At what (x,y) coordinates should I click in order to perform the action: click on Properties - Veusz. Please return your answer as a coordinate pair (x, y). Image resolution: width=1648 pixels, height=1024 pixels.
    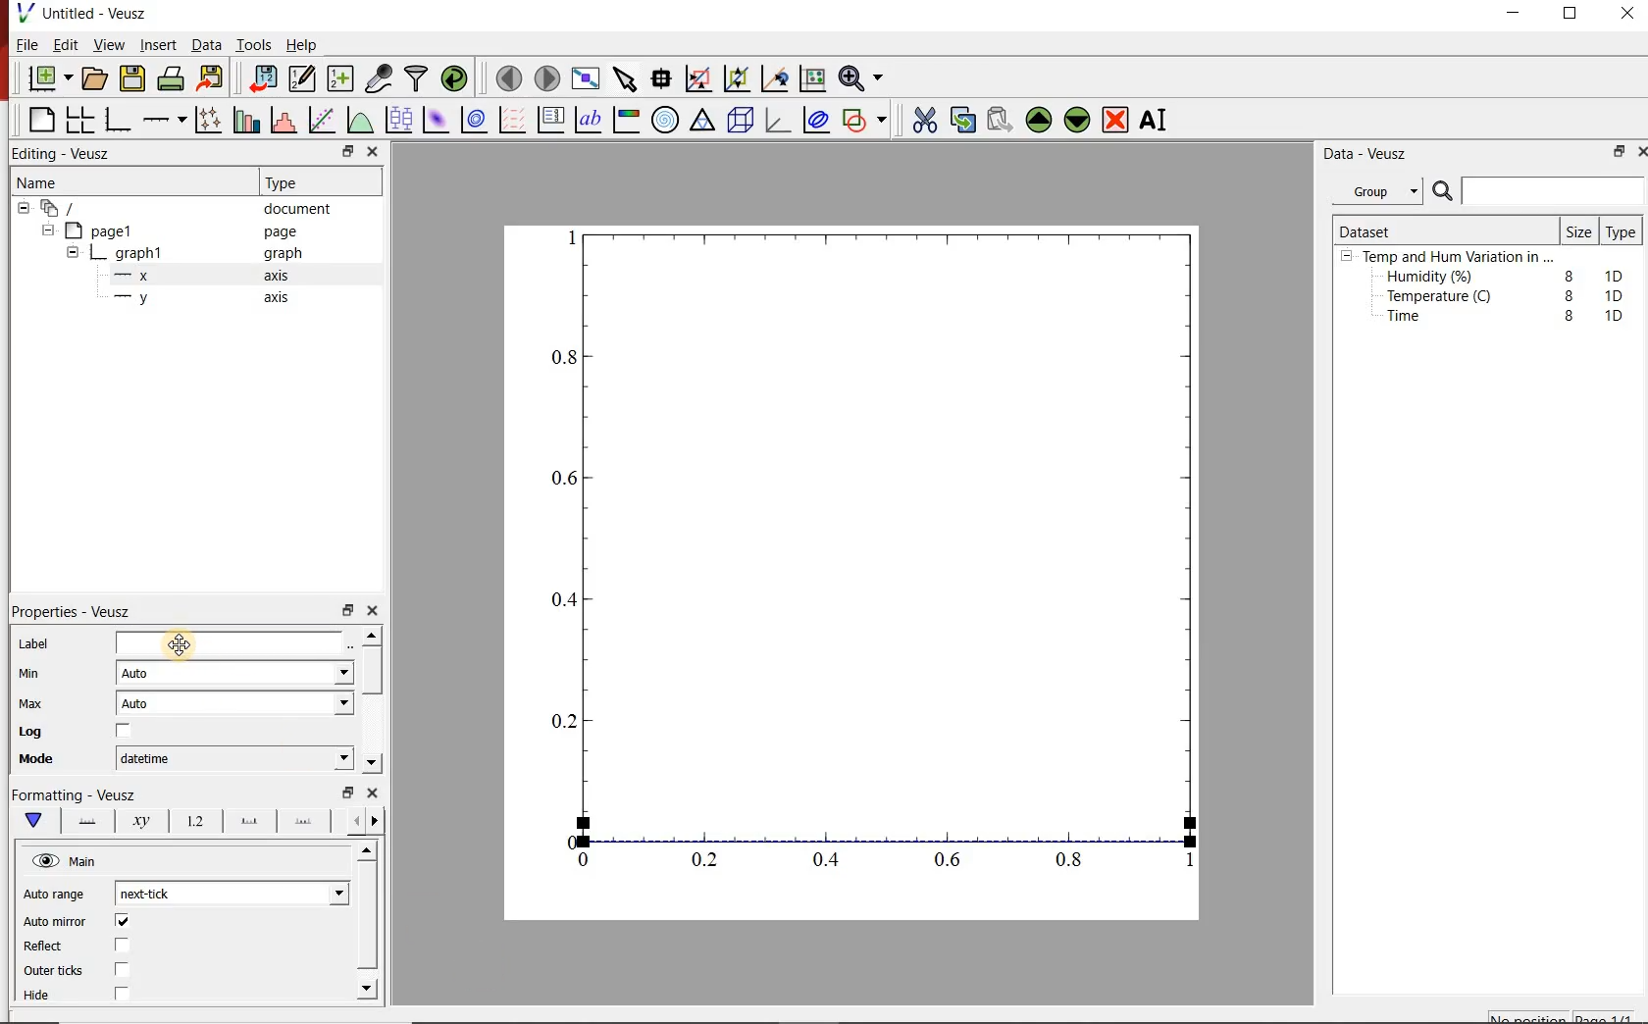
    Looking at the image, I should click on (81, 608).